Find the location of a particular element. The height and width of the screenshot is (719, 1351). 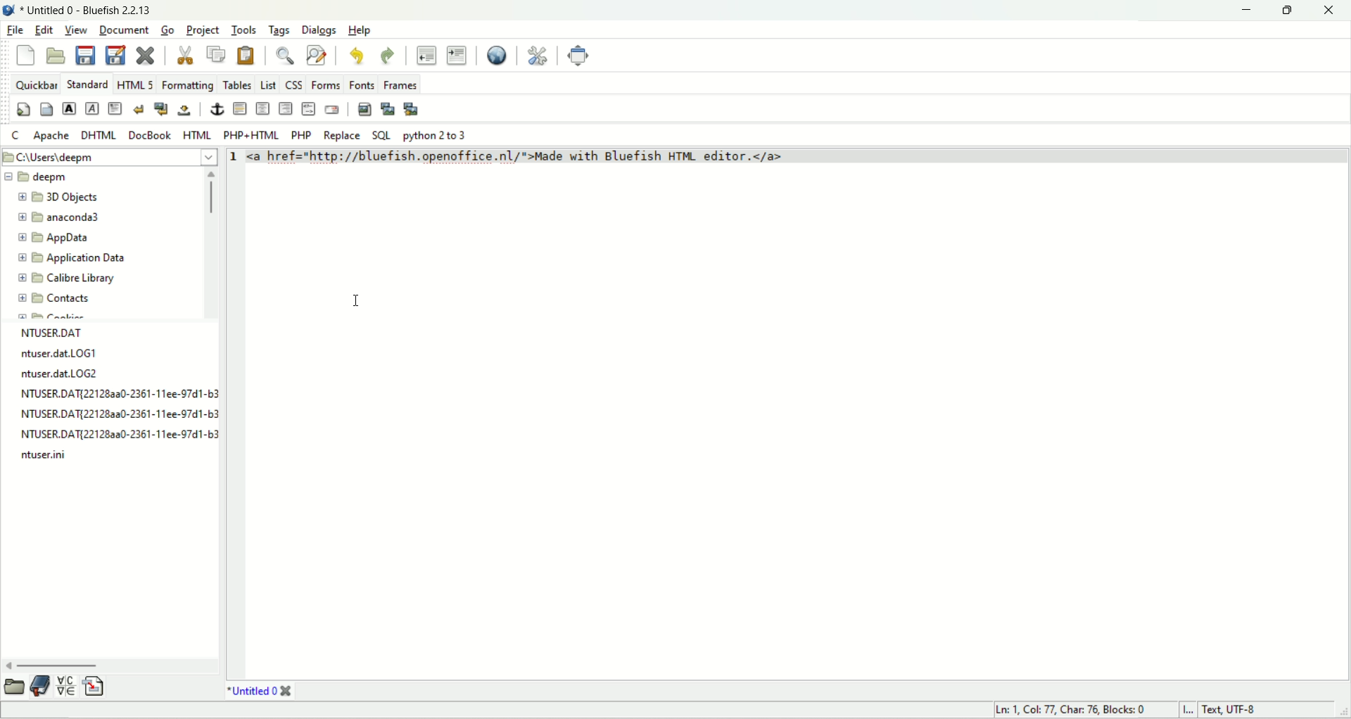

non-breaking space is located at coordinates (184, 110).